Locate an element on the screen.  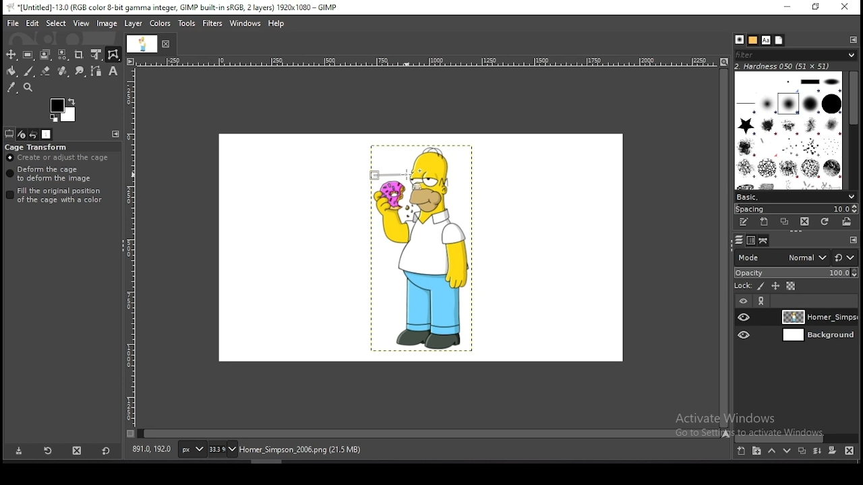
help is located at coordinates (276, 24).